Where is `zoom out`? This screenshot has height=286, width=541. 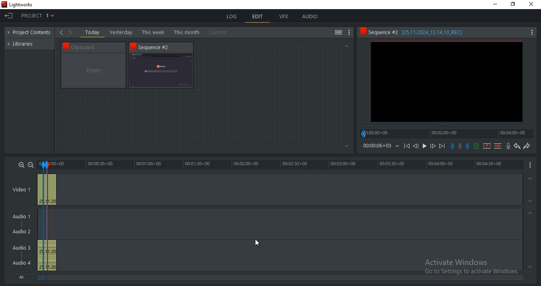
zoom out is located at coordinates (30, 165).